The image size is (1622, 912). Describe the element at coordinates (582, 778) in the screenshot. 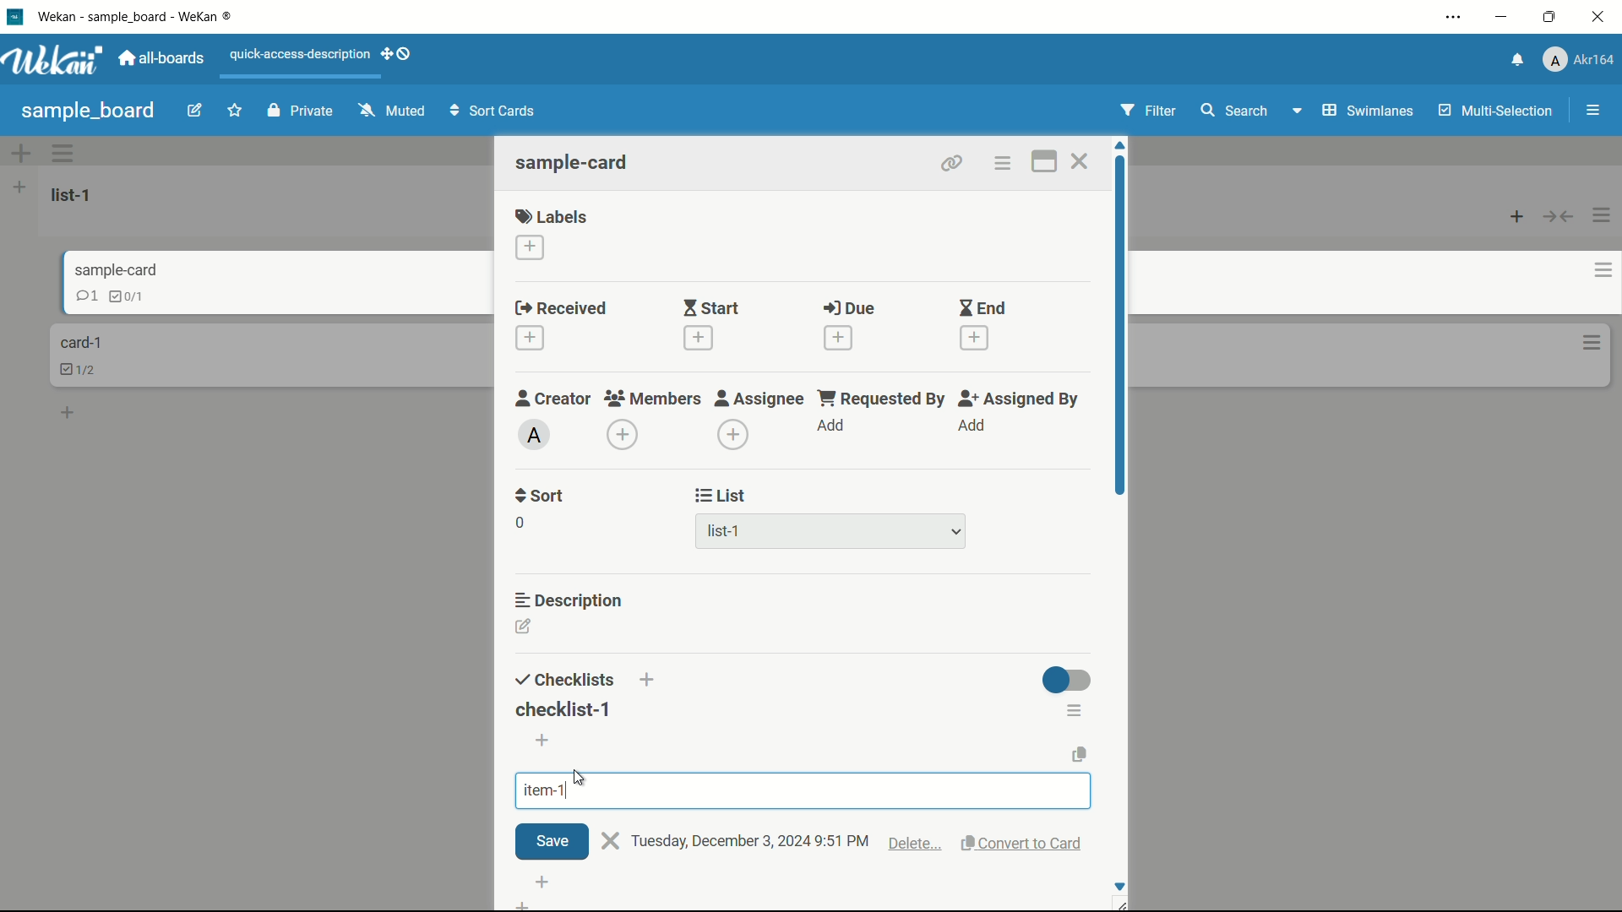

I see `cursor` at that location.